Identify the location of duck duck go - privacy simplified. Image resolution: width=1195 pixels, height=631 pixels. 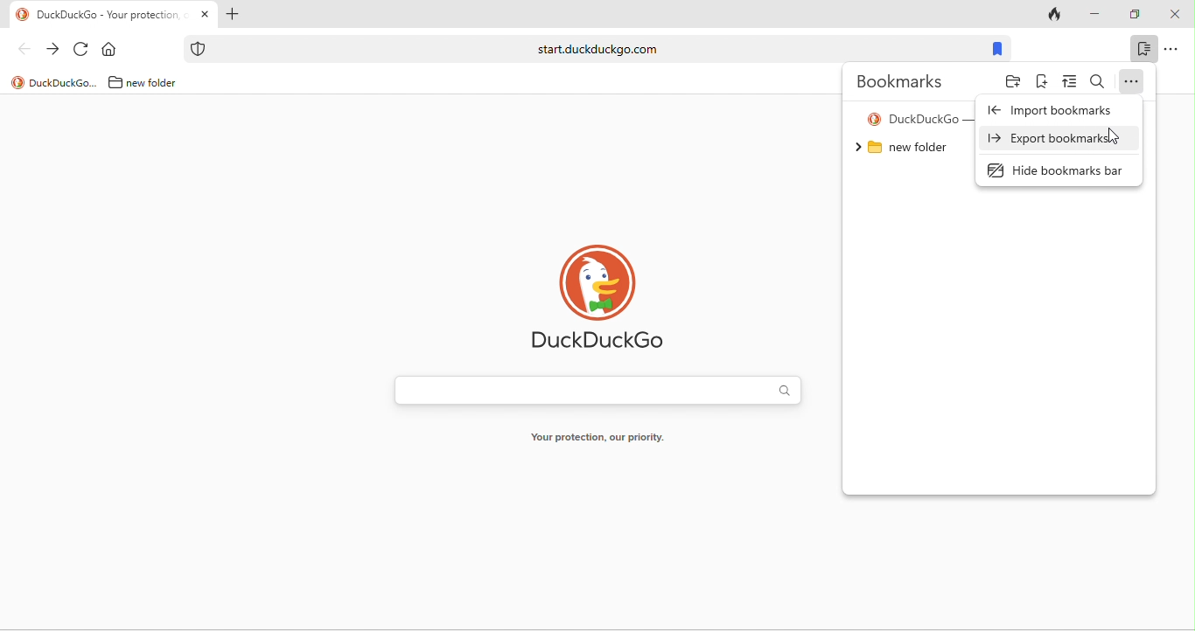
(917, 120).